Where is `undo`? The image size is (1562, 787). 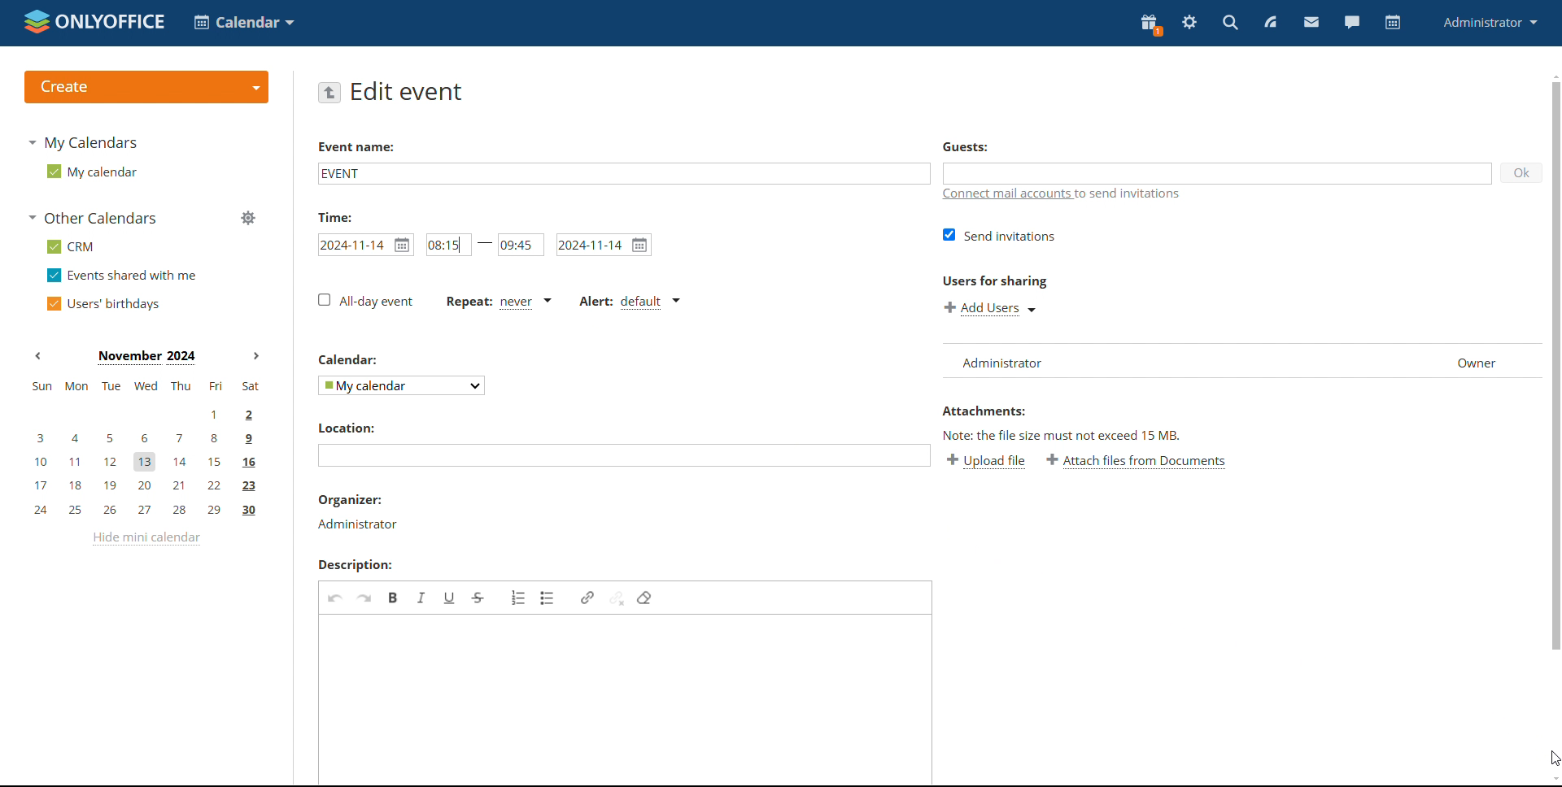 undo is located at coordinates (334, 598).